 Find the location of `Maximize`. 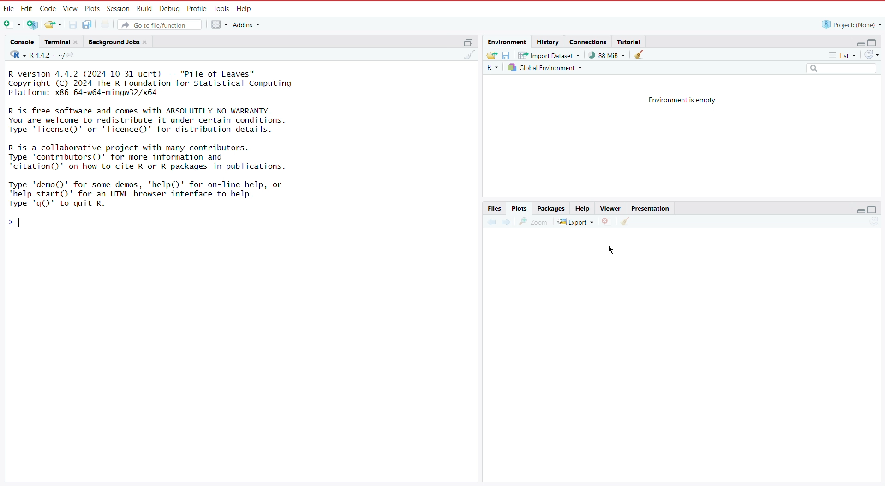

Maximize is located at coordinates (467, 41).